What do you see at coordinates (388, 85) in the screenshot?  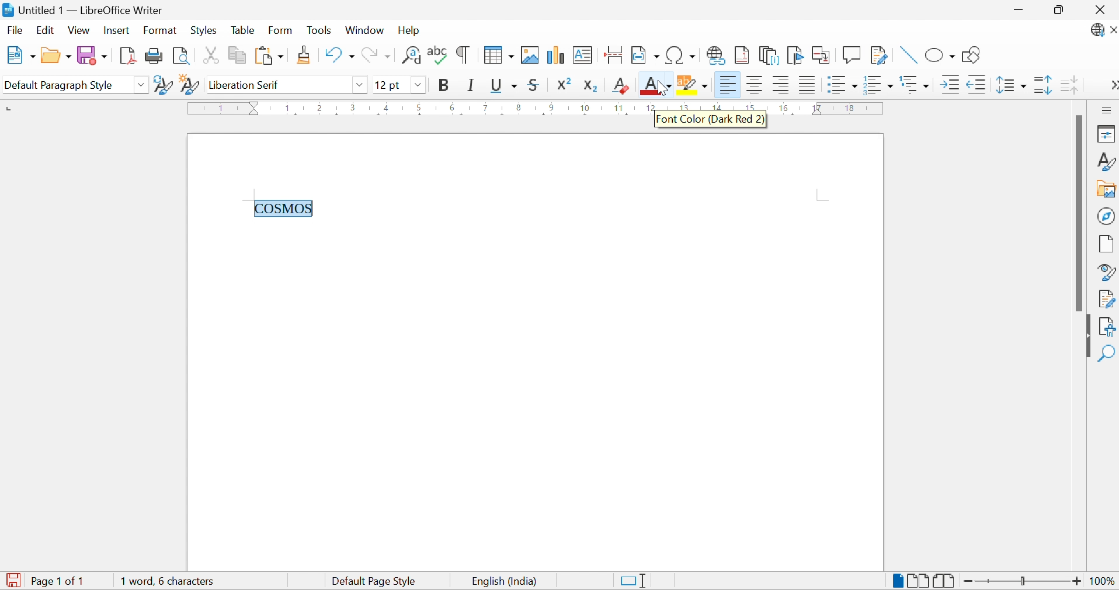 I see `12pt` at bounding box center [388, 85].